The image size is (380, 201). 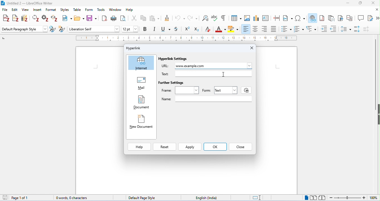 What do you see at coordinates (256, 18) in the screenshot?
I see `insert chart` at bounding box center [256, 18].